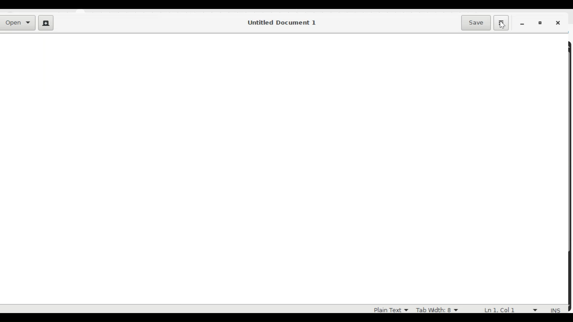  What do you see at coordinates (541, 23) in the screenshot?
I see `Restore` at bounding box center [541, 23].